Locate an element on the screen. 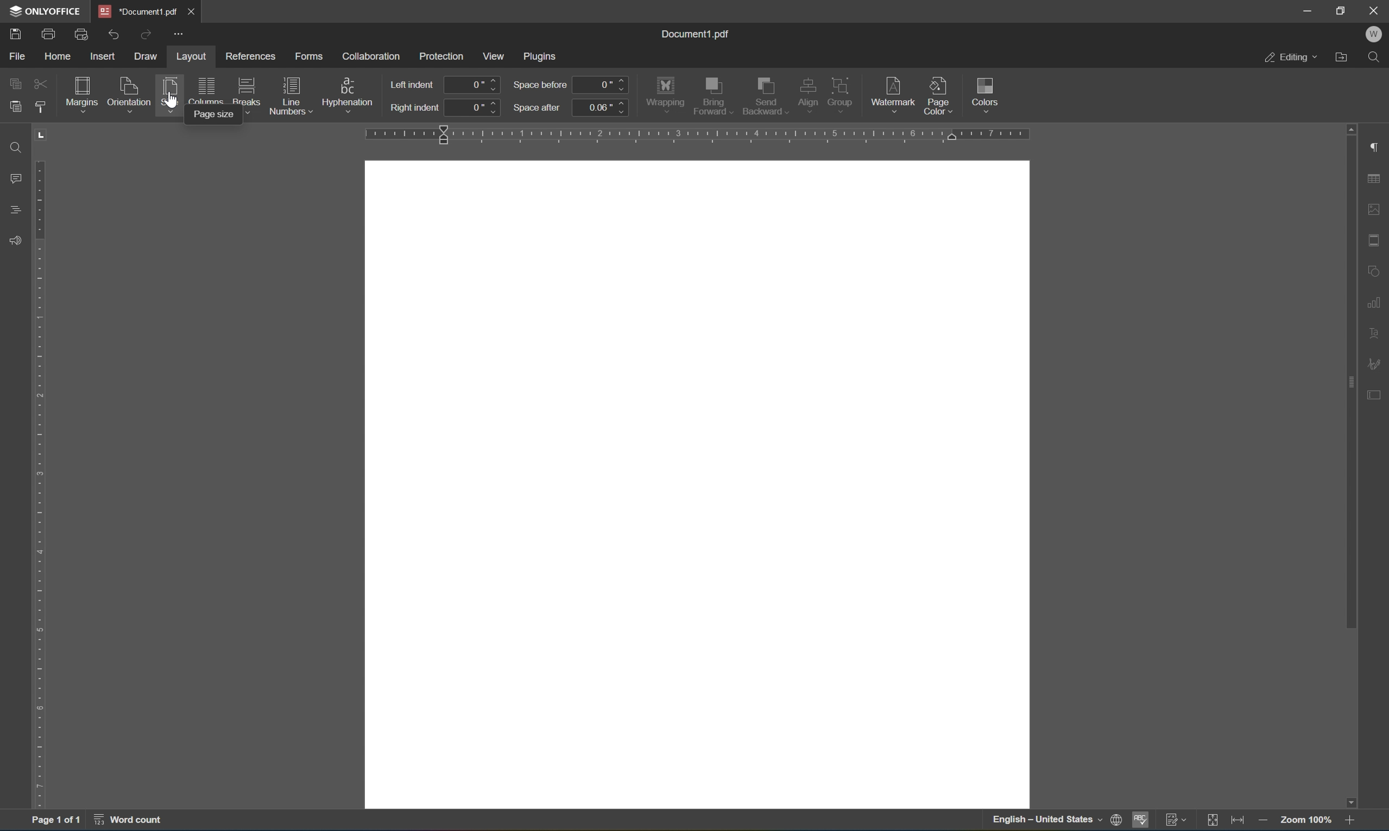 The image size is (1389, 831). Find is located at coordinates (1378, 58).